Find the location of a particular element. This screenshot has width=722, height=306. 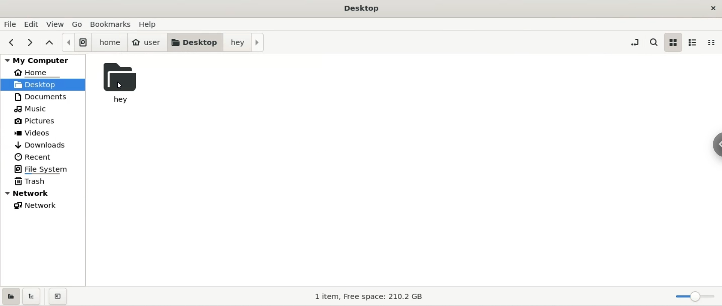

home is located at coordinates (42, 74).